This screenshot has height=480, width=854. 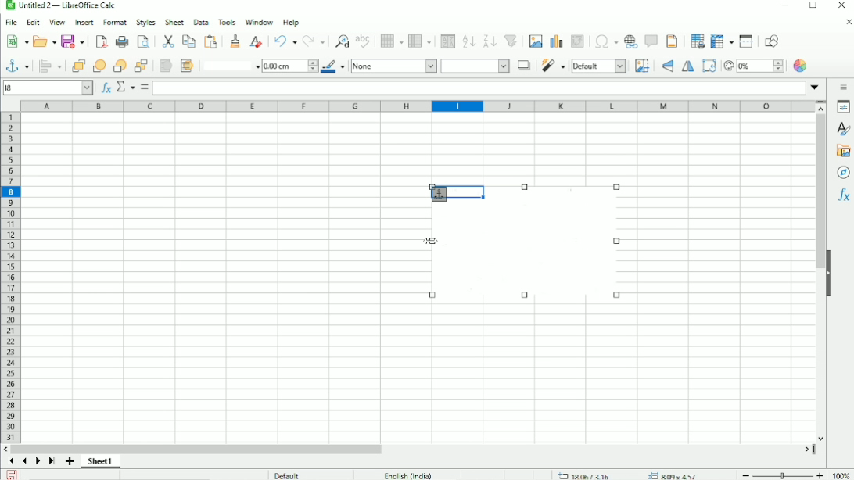 What do you see at coordinates (364, 41) in the screenshot?
I see `Spell check` at bounding box center [364, 41].